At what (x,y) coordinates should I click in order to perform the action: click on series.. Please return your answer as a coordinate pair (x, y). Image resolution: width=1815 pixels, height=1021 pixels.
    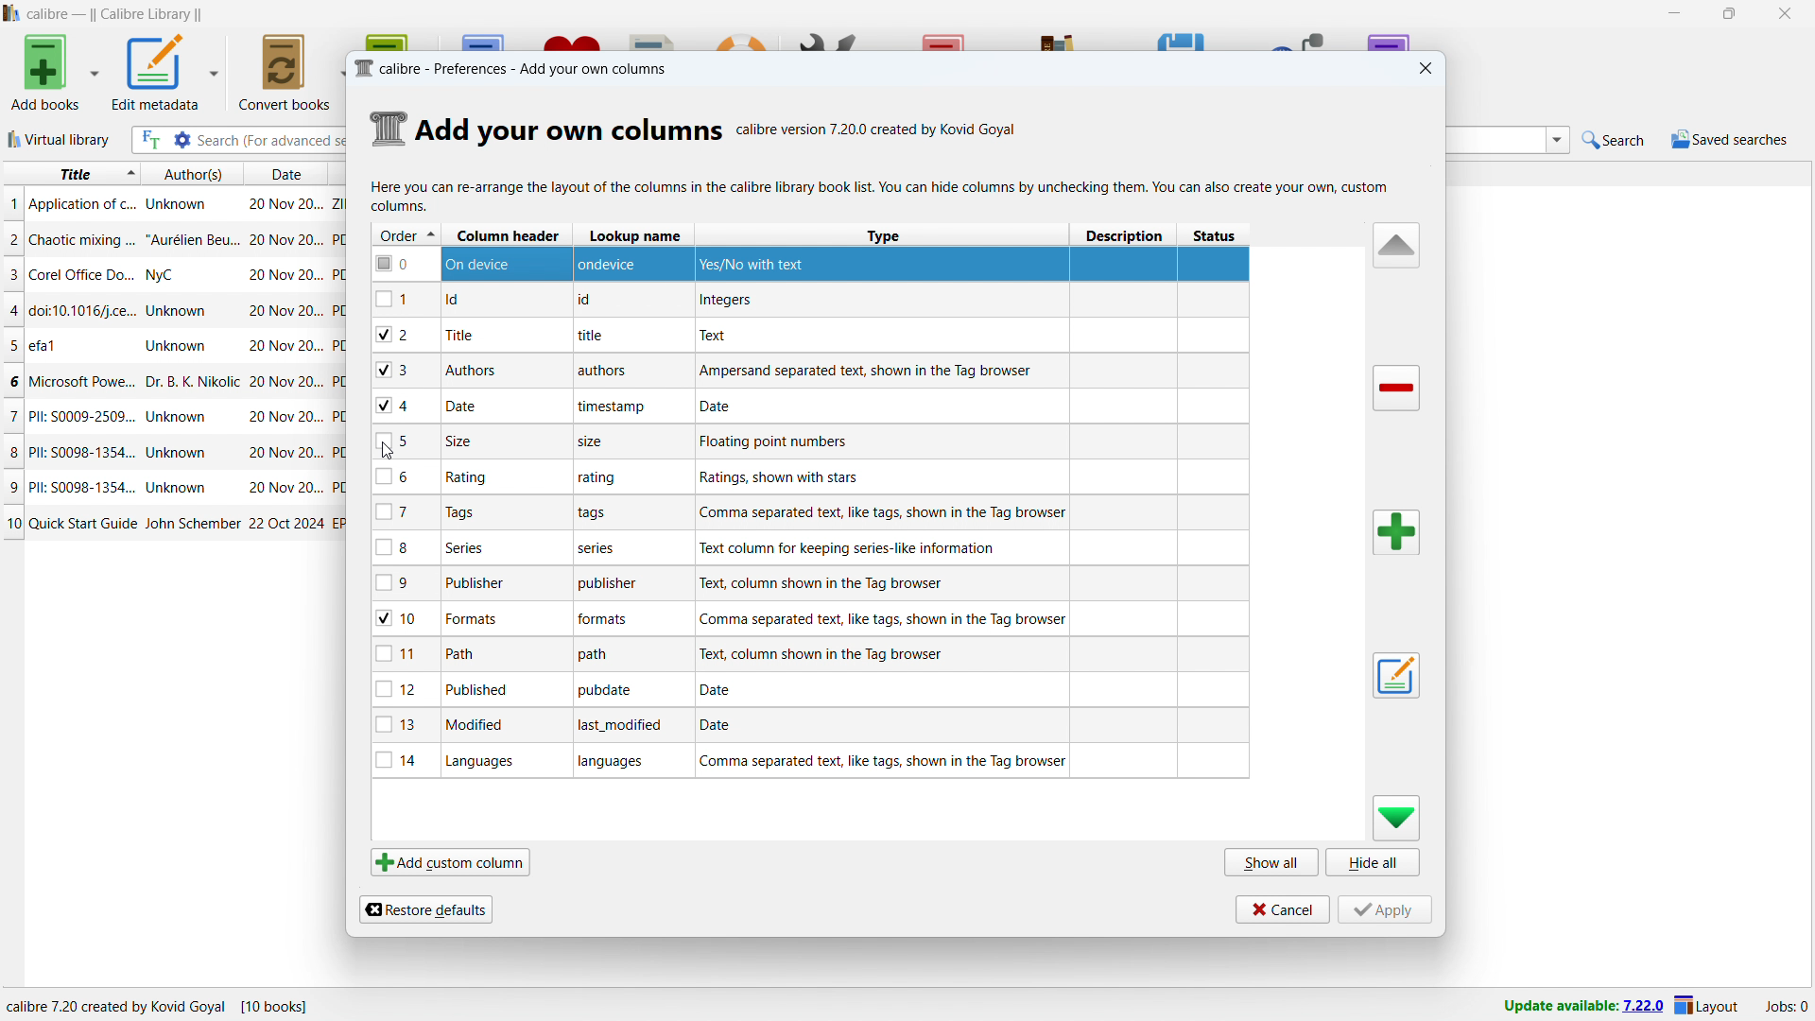
    Looking at the image, I should click on (598, 551).